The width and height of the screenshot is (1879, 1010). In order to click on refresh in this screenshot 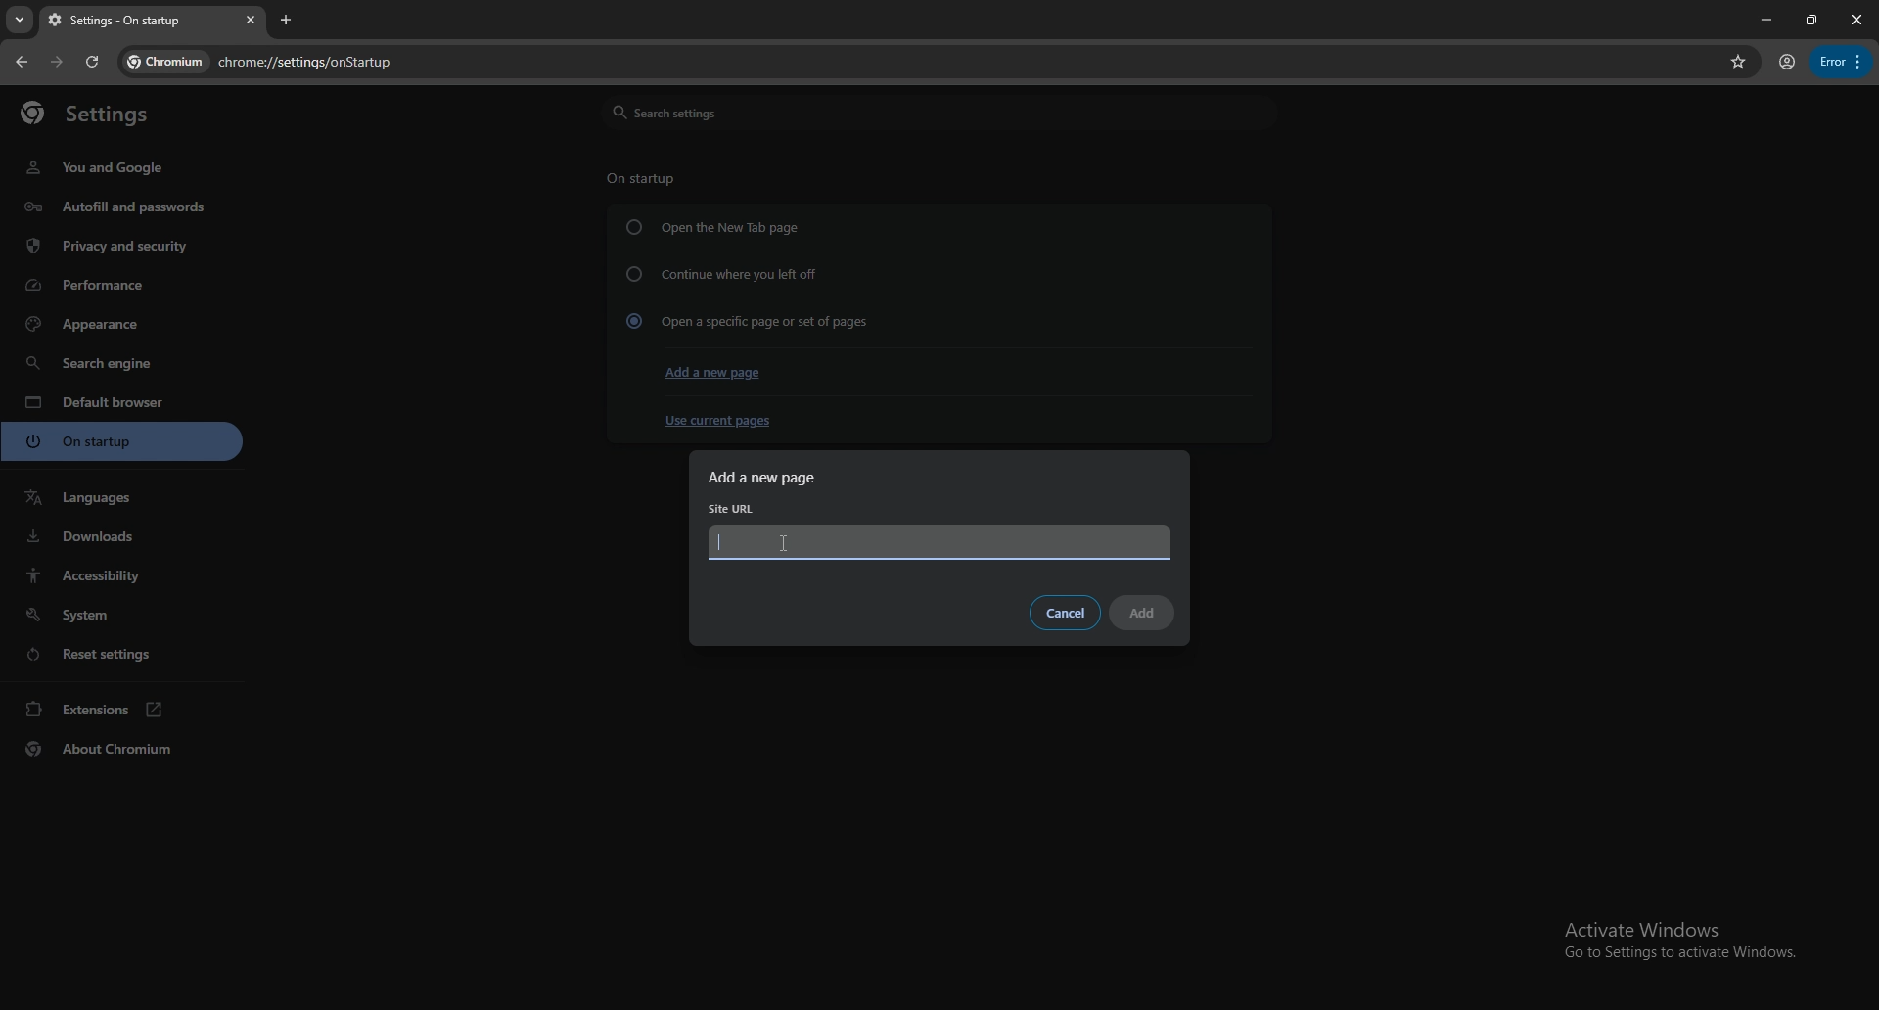, I will do `click(92, 62)`.